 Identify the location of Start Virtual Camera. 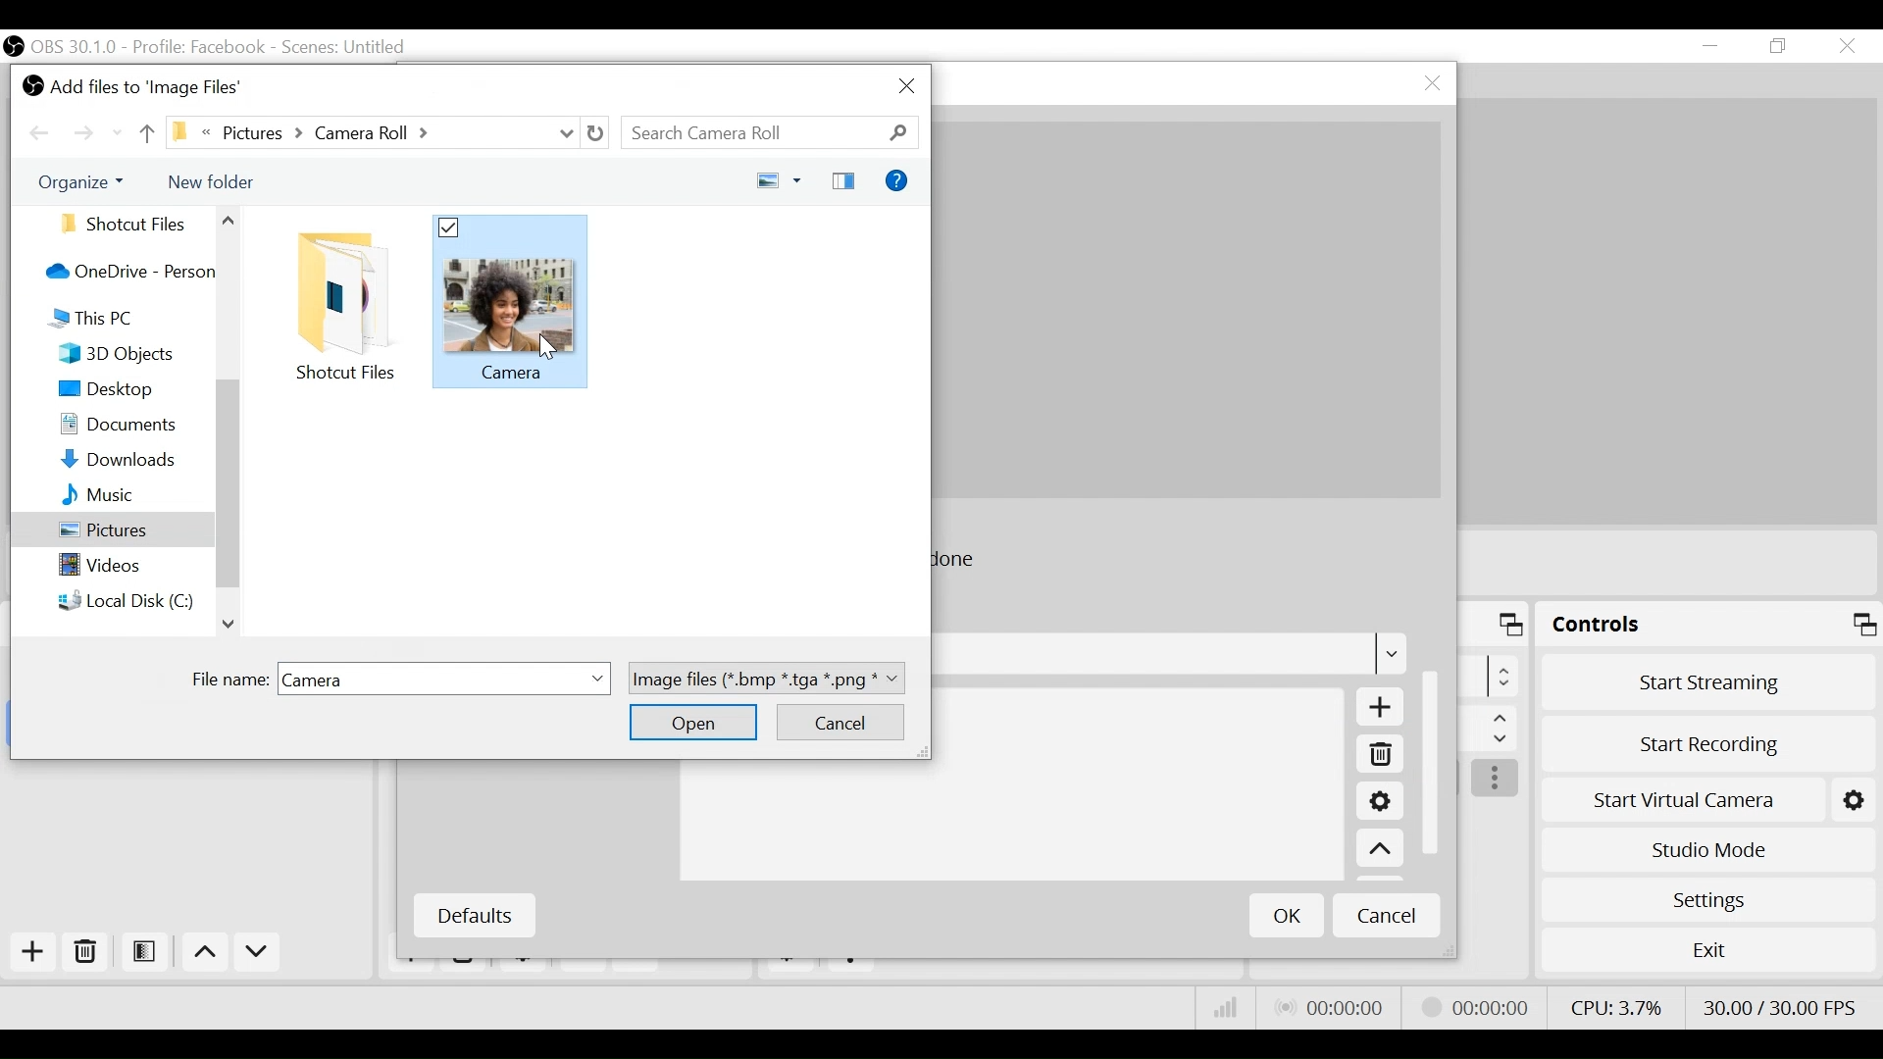
(1708, 796).